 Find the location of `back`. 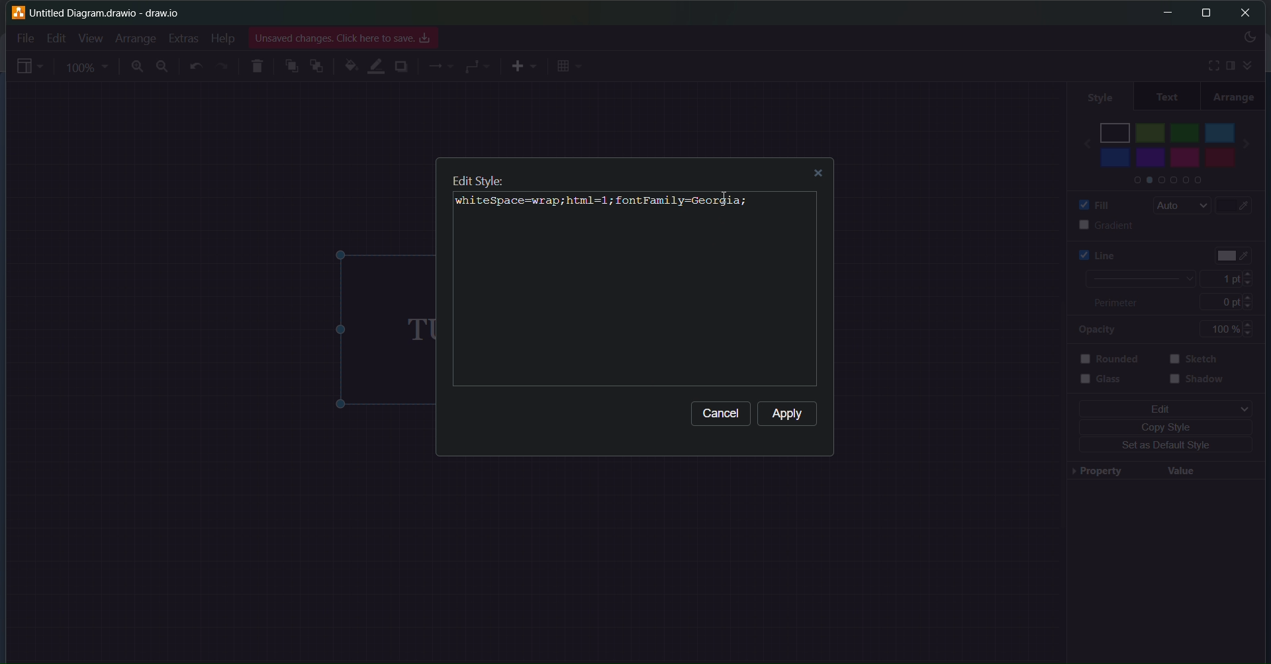

back is located at coordinates (1080, 140).